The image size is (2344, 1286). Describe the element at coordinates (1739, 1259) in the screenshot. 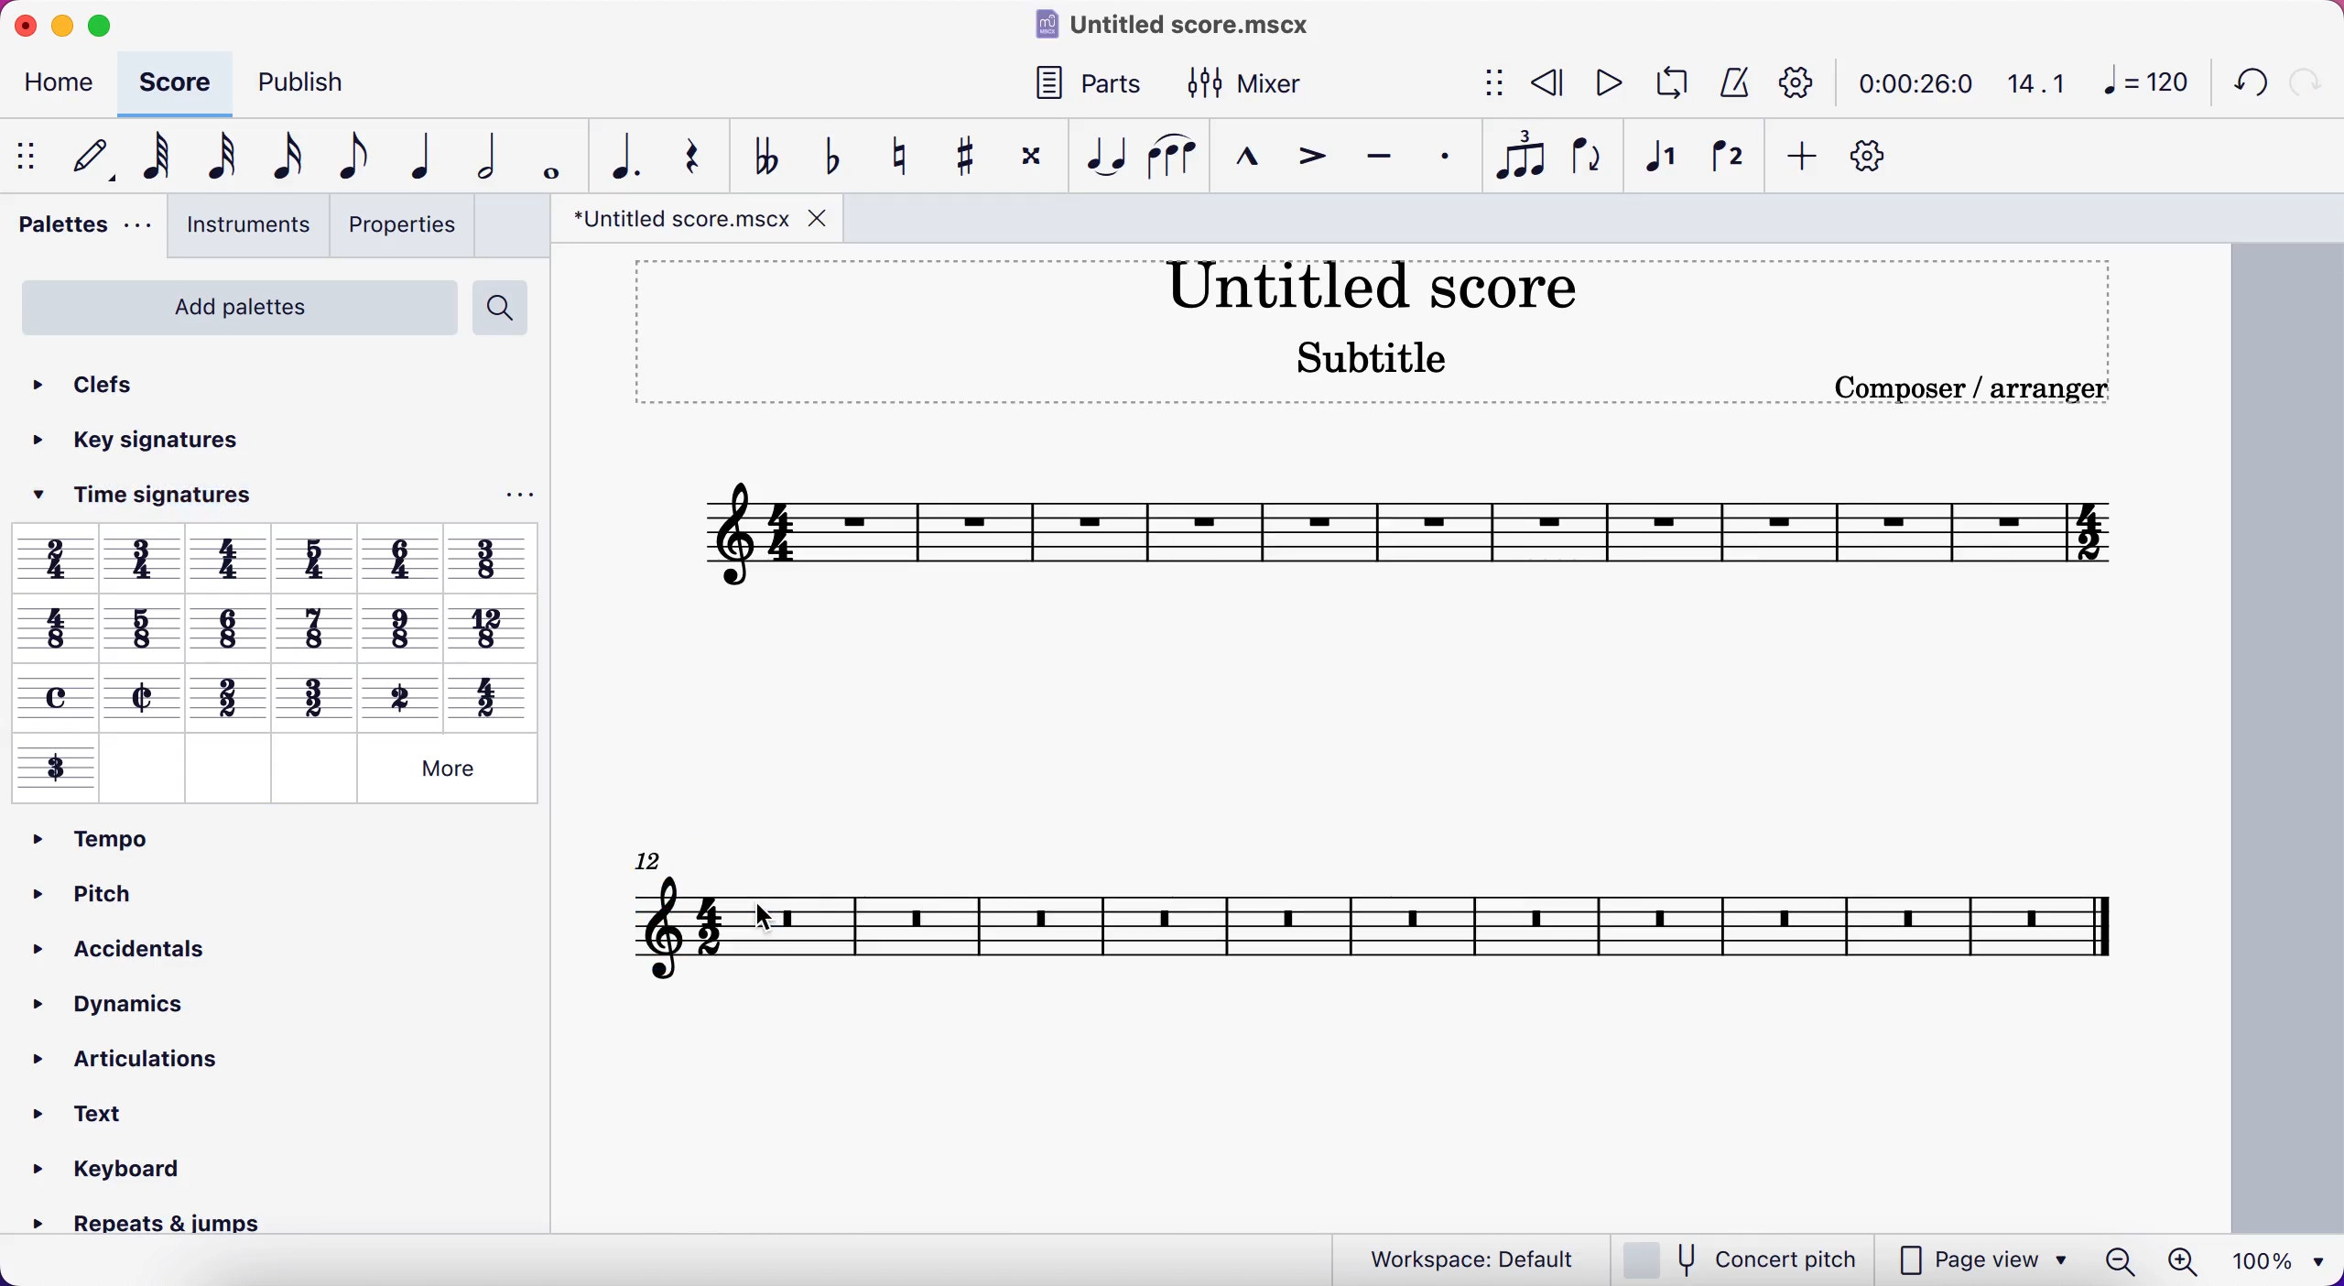

I see `concert pitch` at that location.